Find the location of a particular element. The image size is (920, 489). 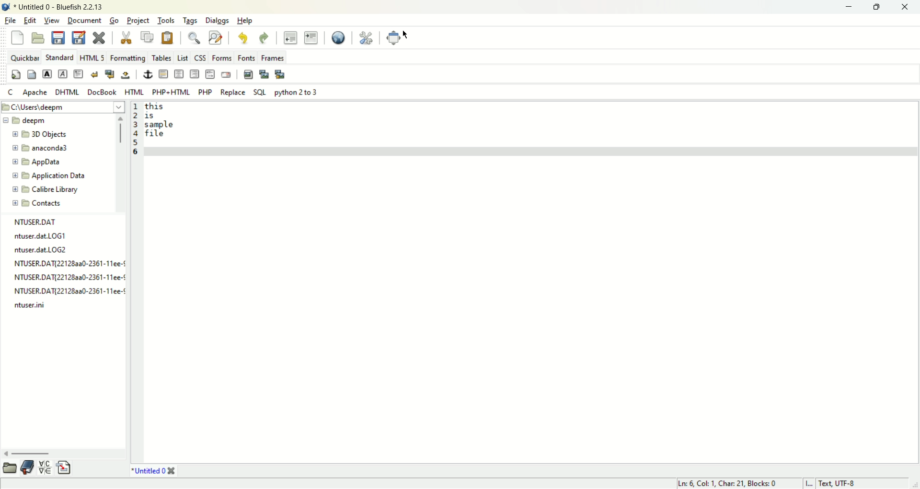

email is located at coordinates (226, 75).